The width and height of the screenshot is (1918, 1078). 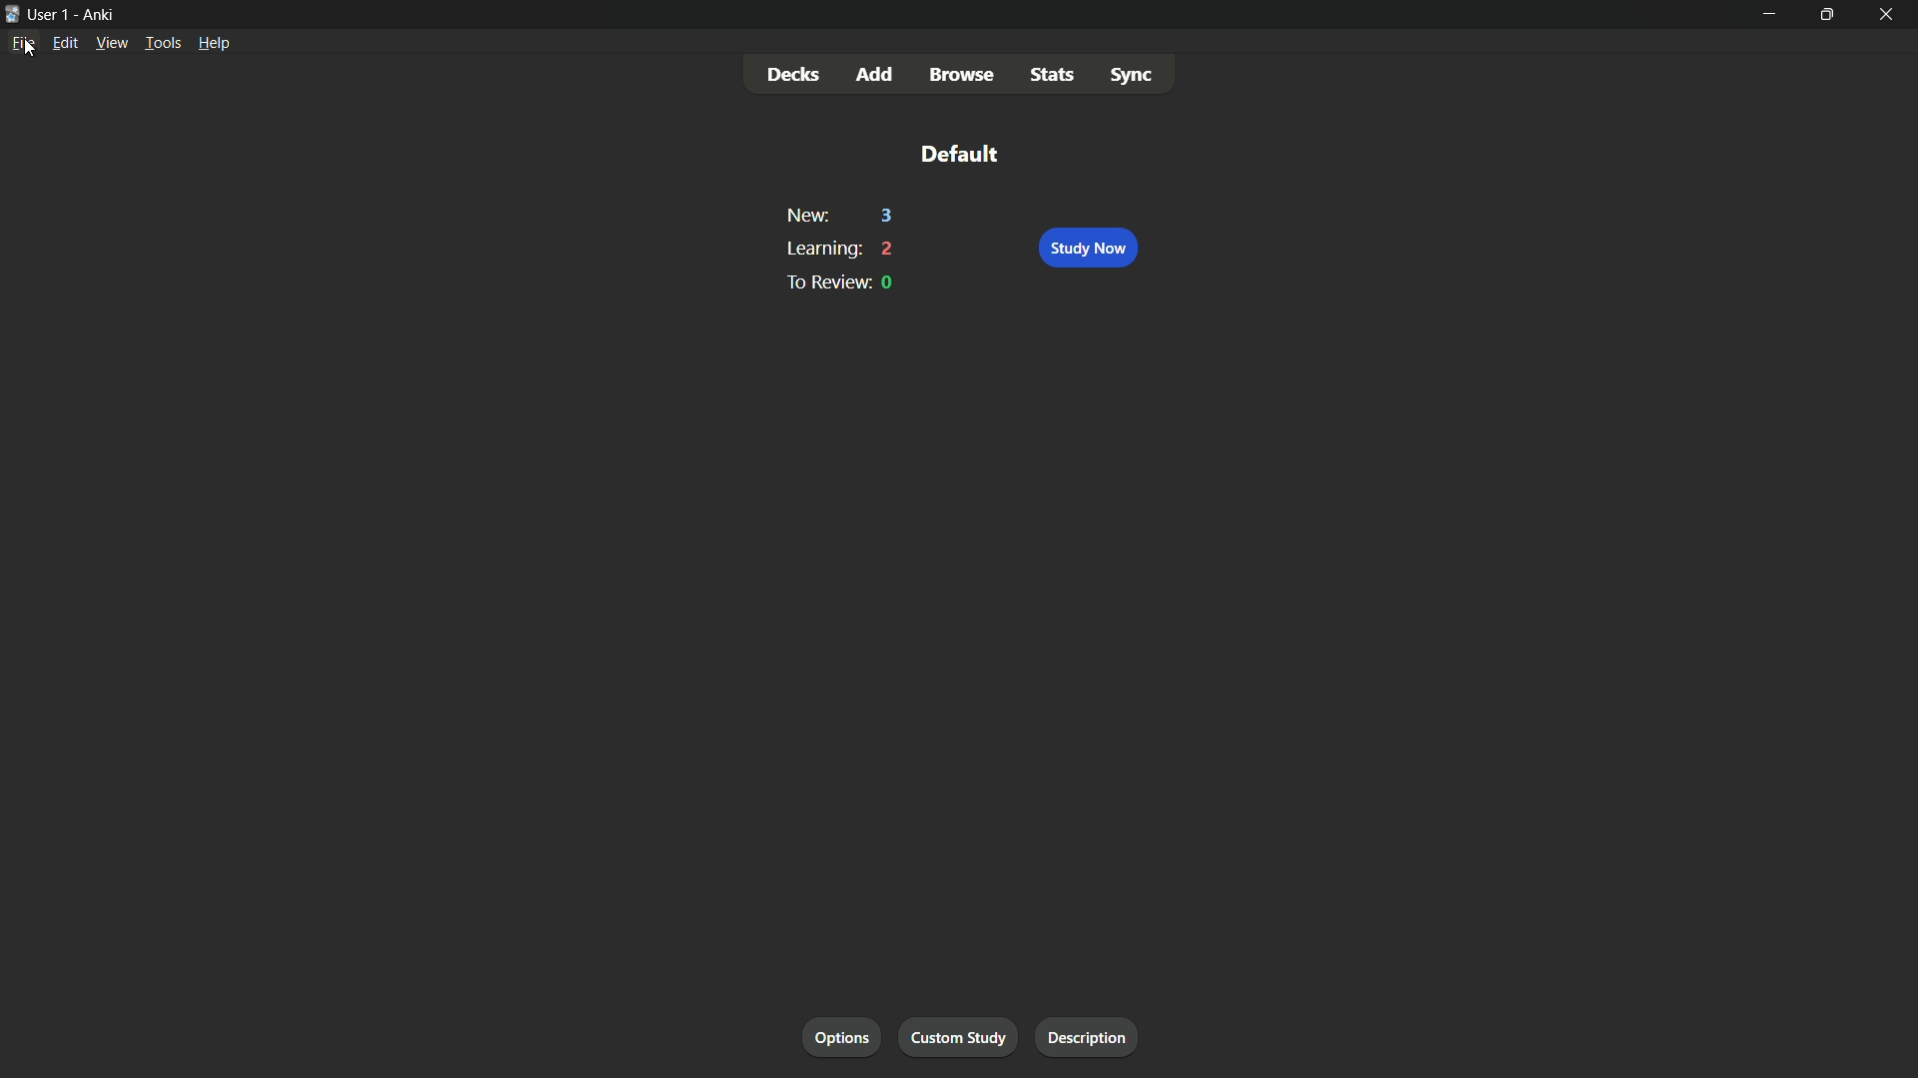 I want to click on file menu, so click(x=23, y=43).